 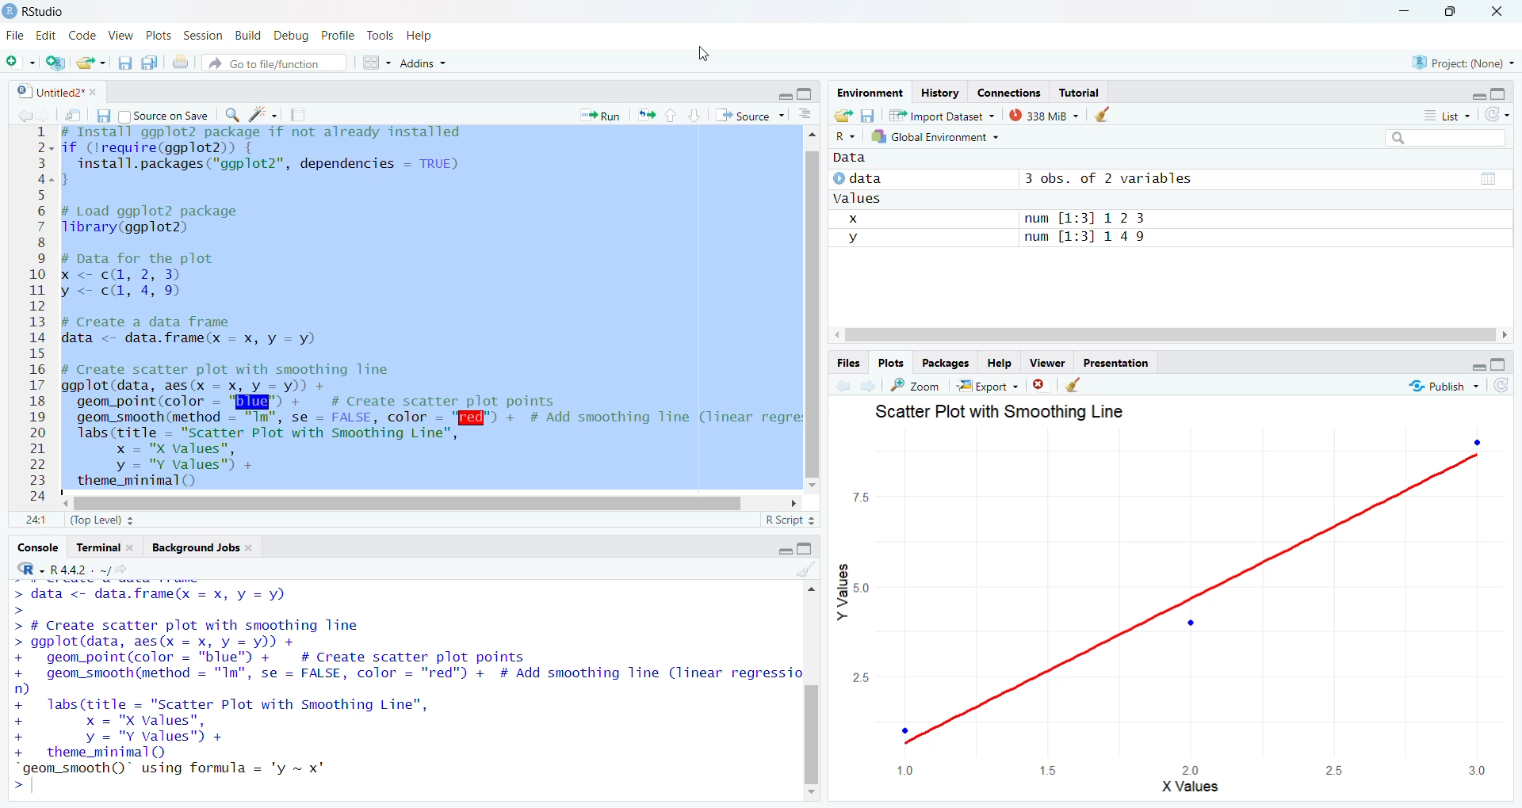 What do you see at coordinates (807, 91) in the screenshot?
I see `hide console` at bounding box center [807, 91].